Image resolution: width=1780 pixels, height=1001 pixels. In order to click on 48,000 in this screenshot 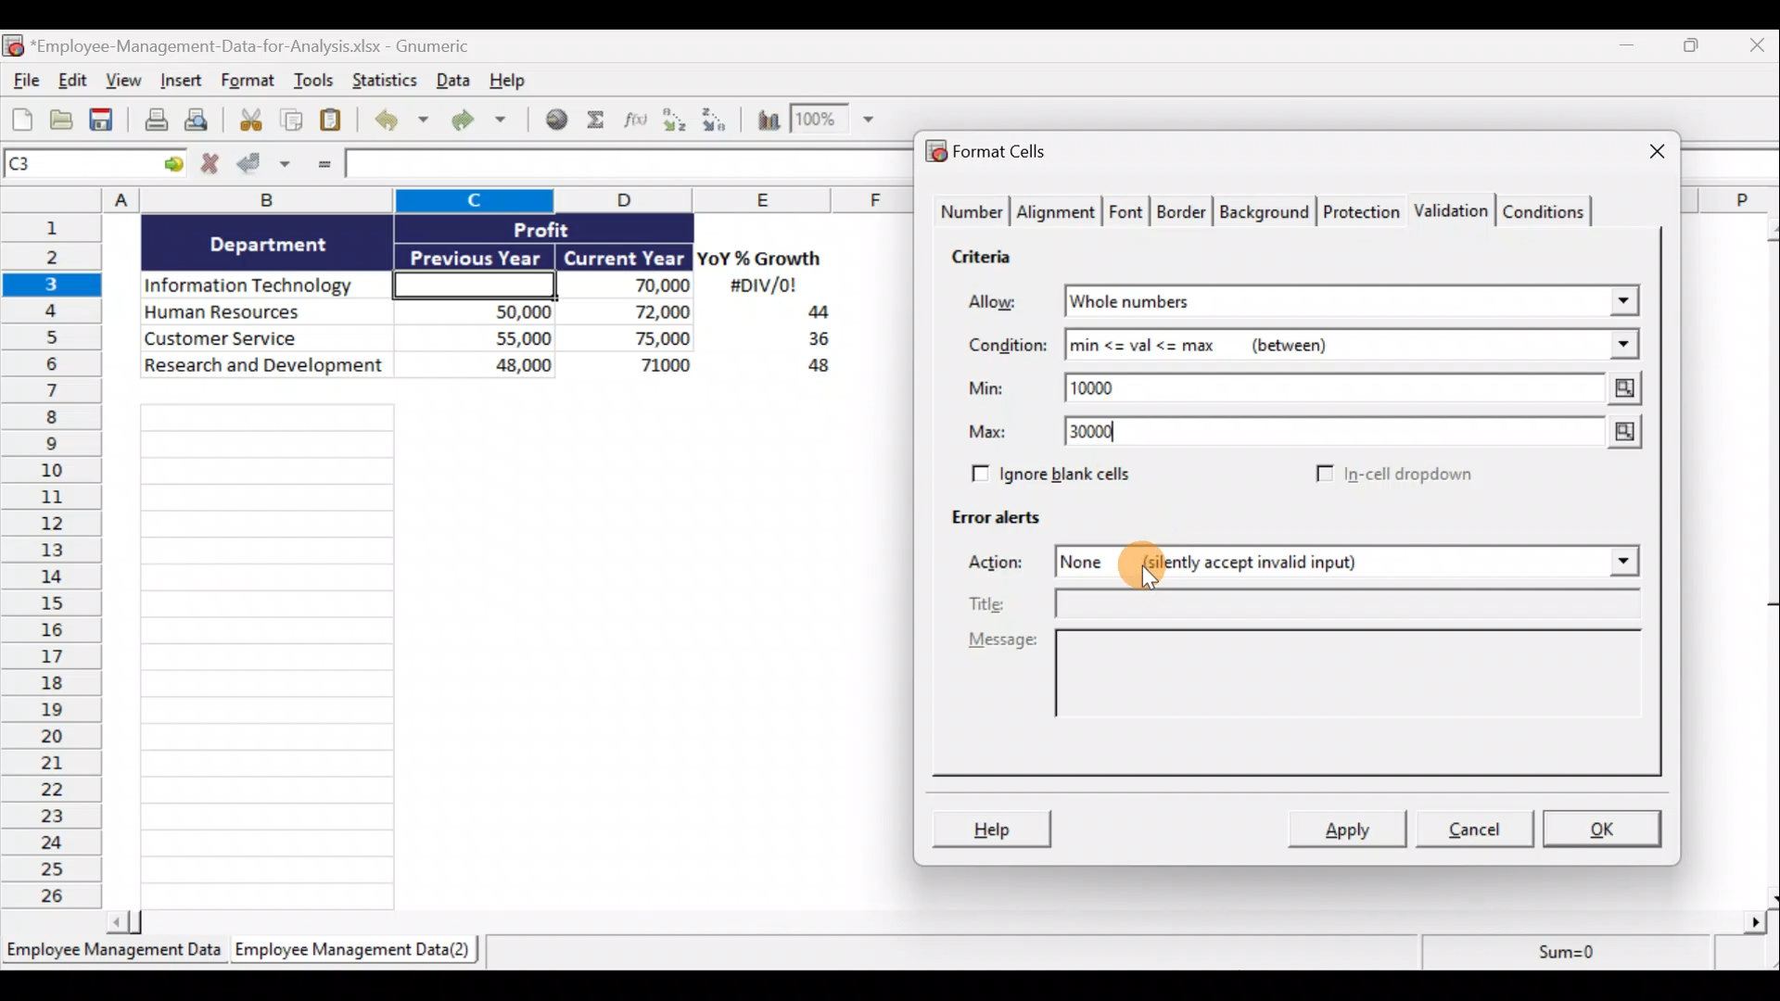, I will do `click(485, 368)`.